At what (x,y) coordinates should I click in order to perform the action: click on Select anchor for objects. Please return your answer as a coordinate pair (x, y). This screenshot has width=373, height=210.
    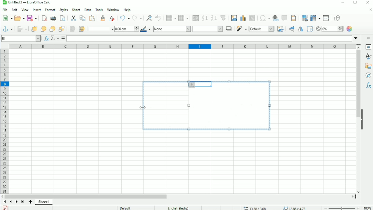
    Looking at the image, I should click on (7, 28).